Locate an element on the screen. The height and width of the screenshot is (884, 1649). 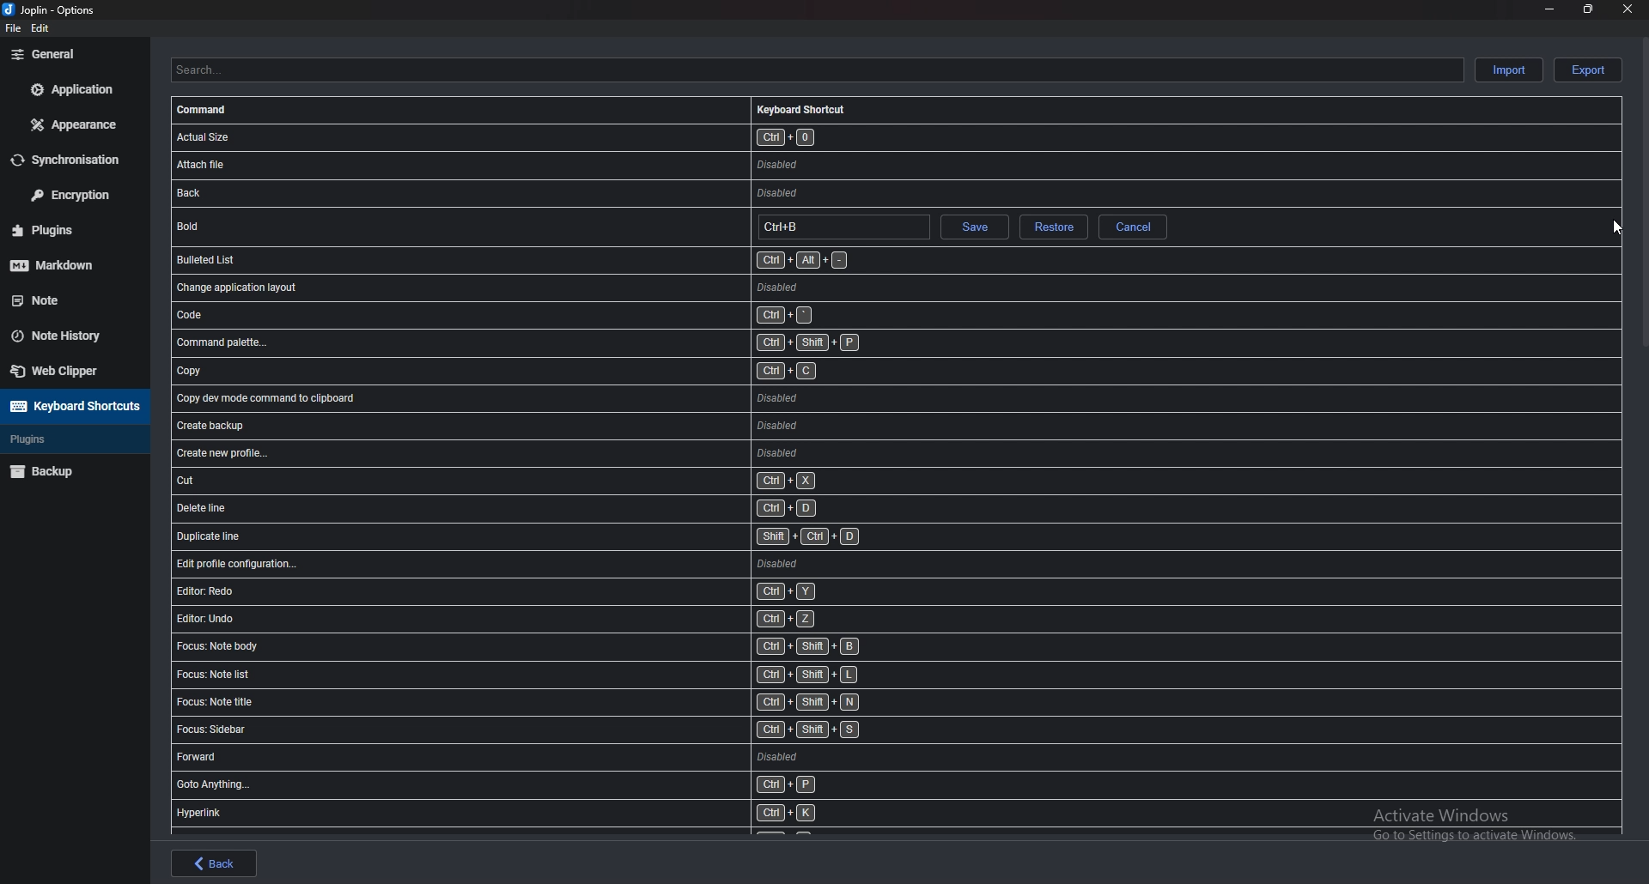
minimize is located at coordinates (1549, 9).